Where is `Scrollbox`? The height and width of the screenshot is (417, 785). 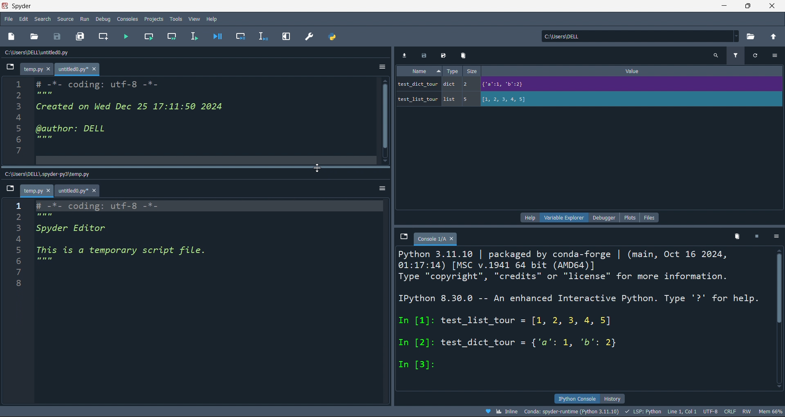
Scrollbox is located at coordinates (379, 121).